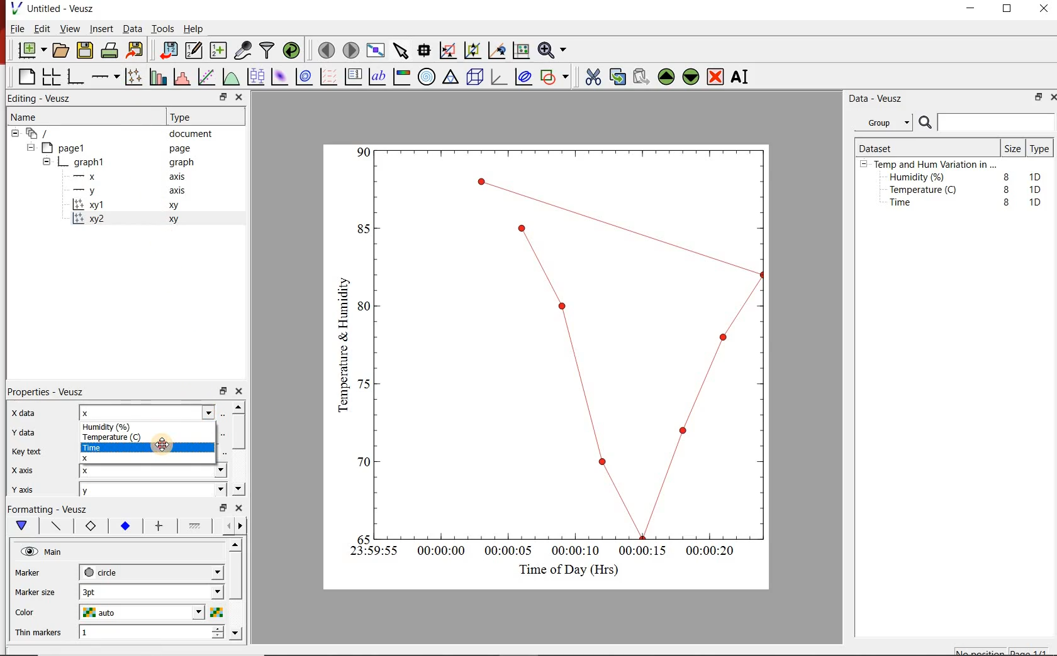  I want to click on go back, so click(224, 525).